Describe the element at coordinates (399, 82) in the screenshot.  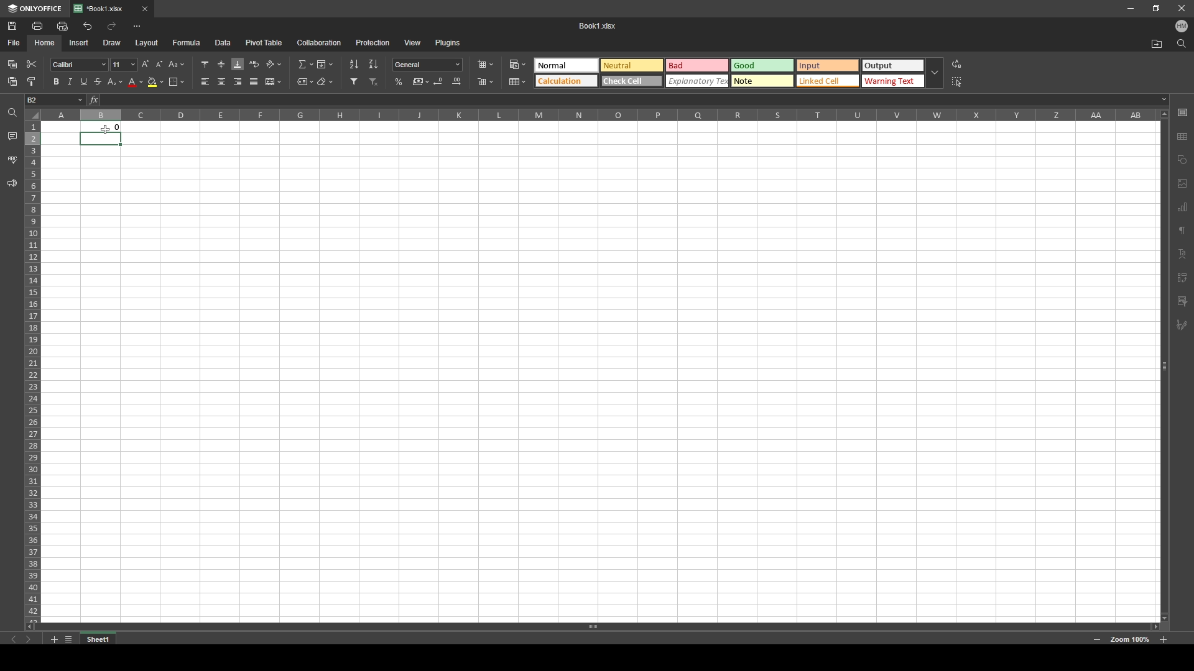
I see `percentage style` at that location.